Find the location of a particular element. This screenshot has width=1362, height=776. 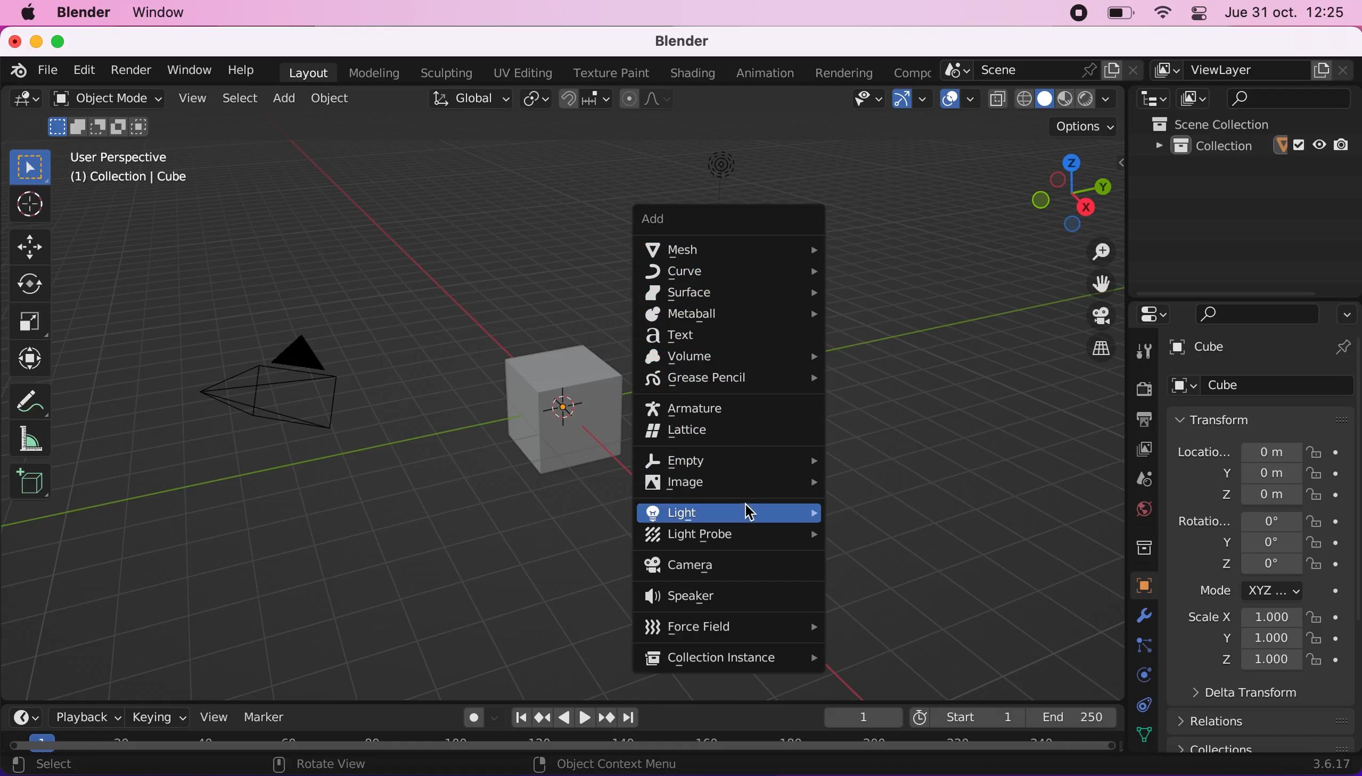

proportional editing objects is located at coordinates (645, 99).